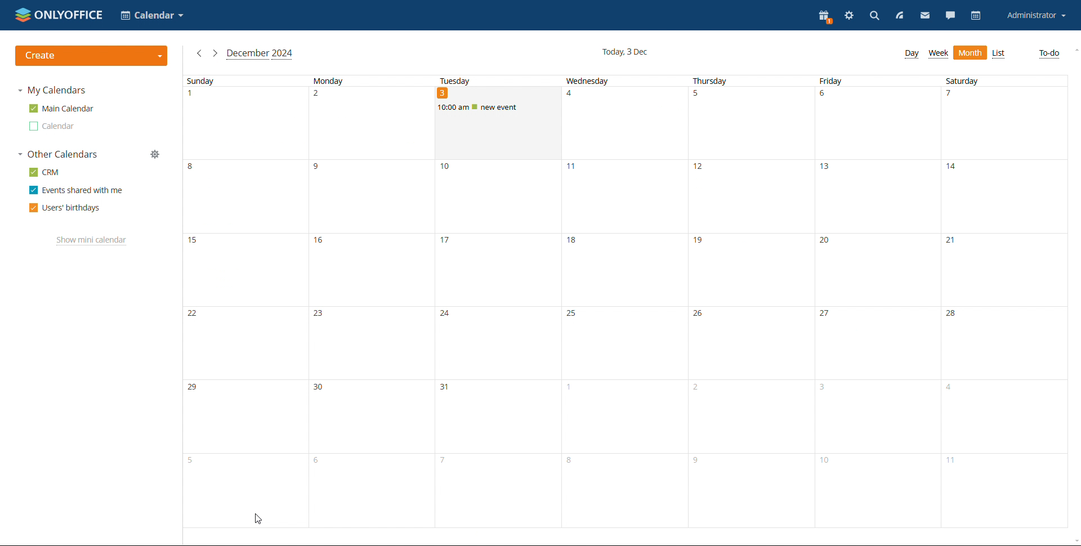  I want to click on 7, so click(496, 490).